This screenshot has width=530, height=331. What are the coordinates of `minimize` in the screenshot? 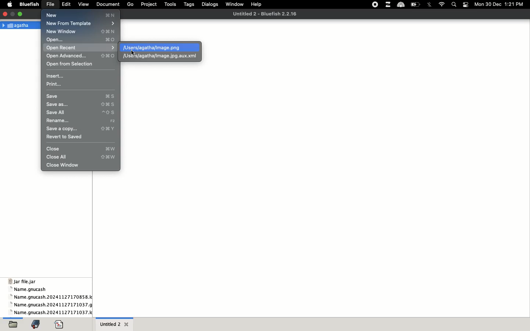 It's located at (21, 14).